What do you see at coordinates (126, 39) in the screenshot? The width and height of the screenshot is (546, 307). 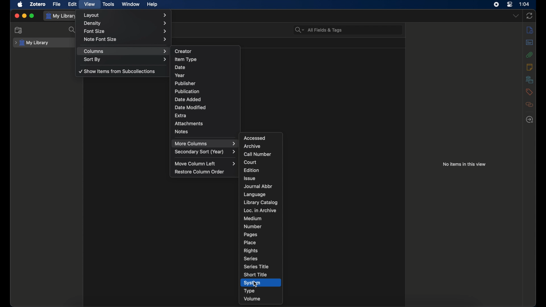 I see `note font size` at bounding box center [126, 39].